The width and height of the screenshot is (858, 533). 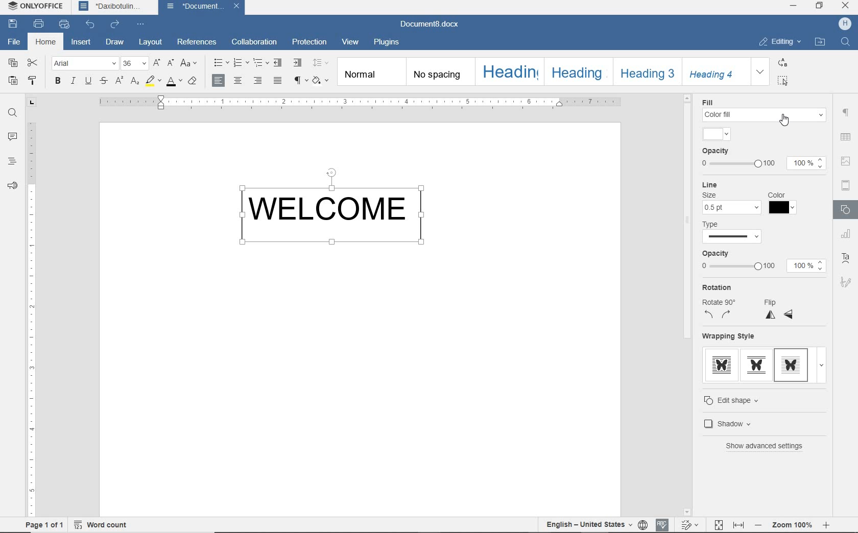 What do you see at coordinates (512, 70) in the screenshot?
I see `HEADING` at bounding box center [512, 70].